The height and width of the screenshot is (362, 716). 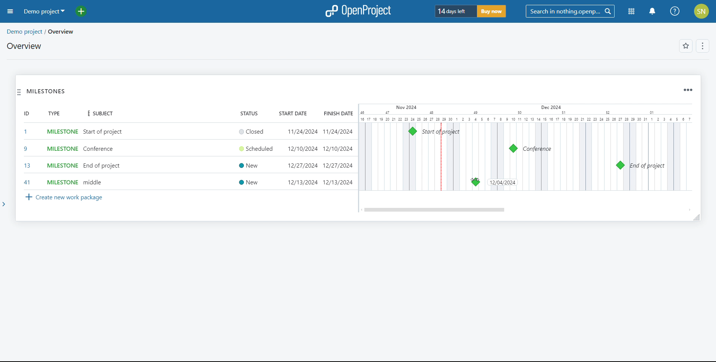 I want to click on calendar view, so click(x=525, y=147).